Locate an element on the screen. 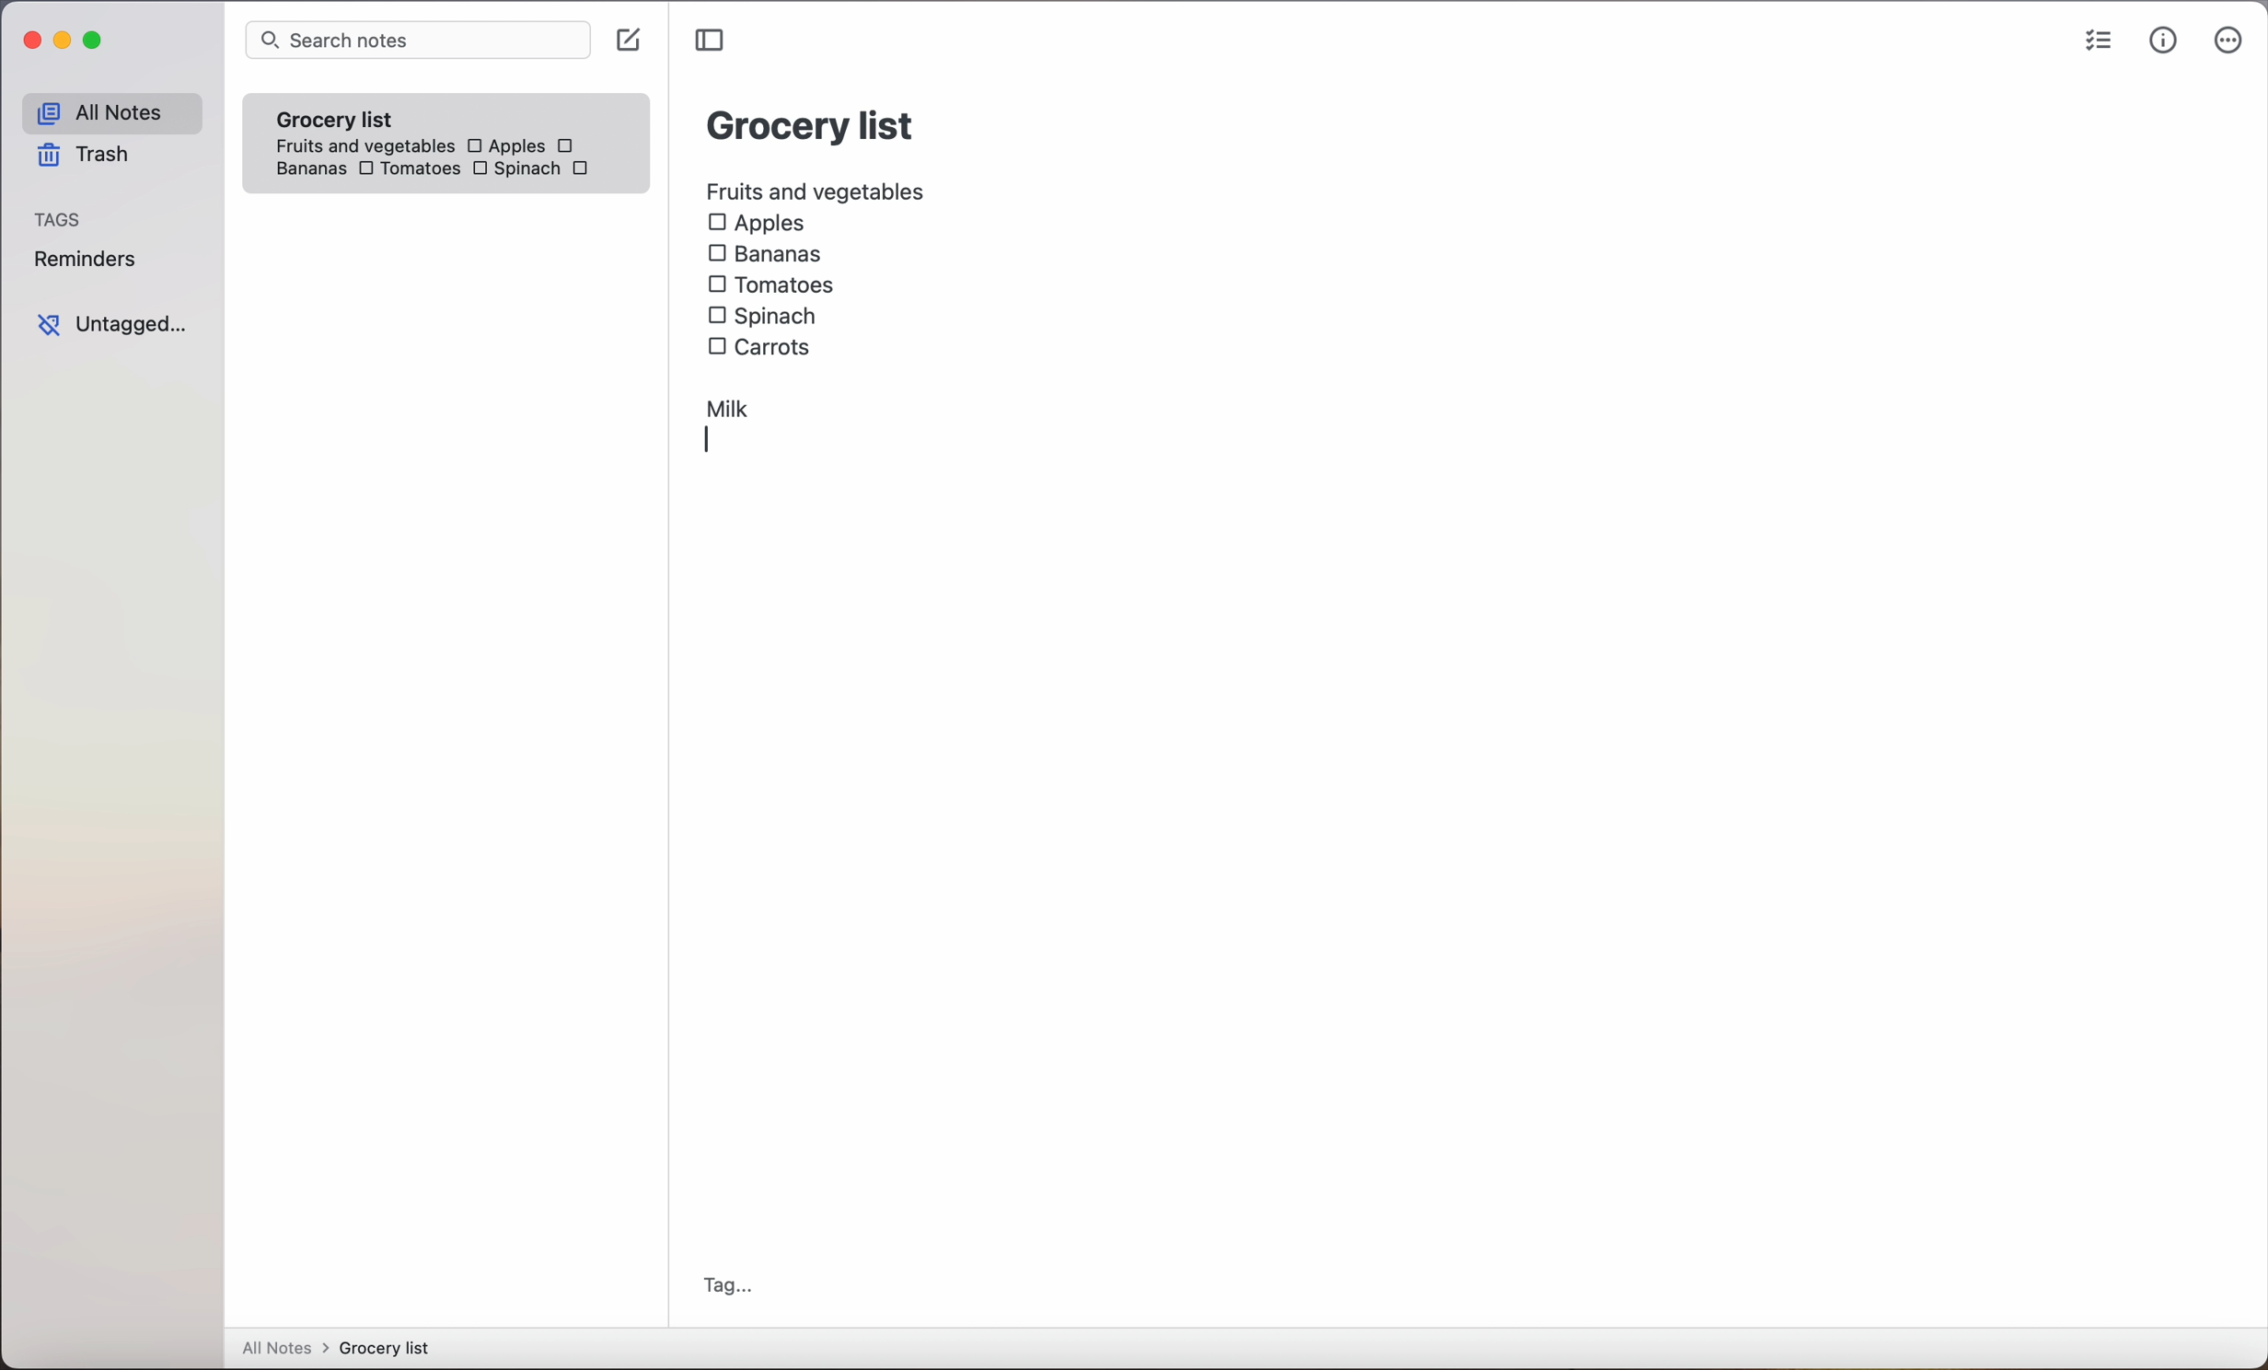  checkbox is located at coordinates (569, 145).